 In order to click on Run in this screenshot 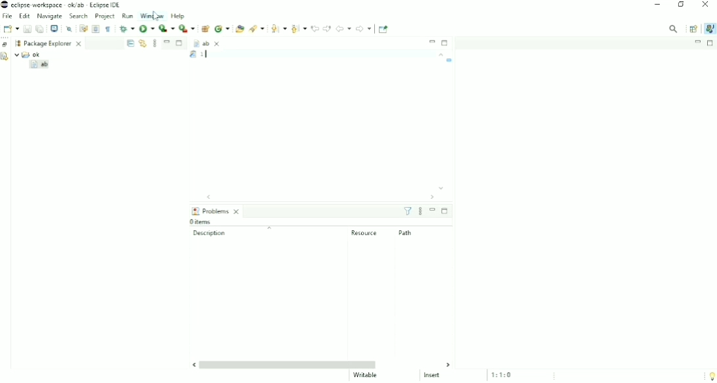, I will do `click(128, 16)`.